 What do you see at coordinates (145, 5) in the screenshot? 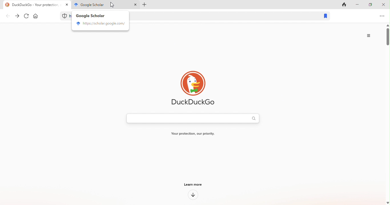
I see `add tab` at bounding box center [145, 5].